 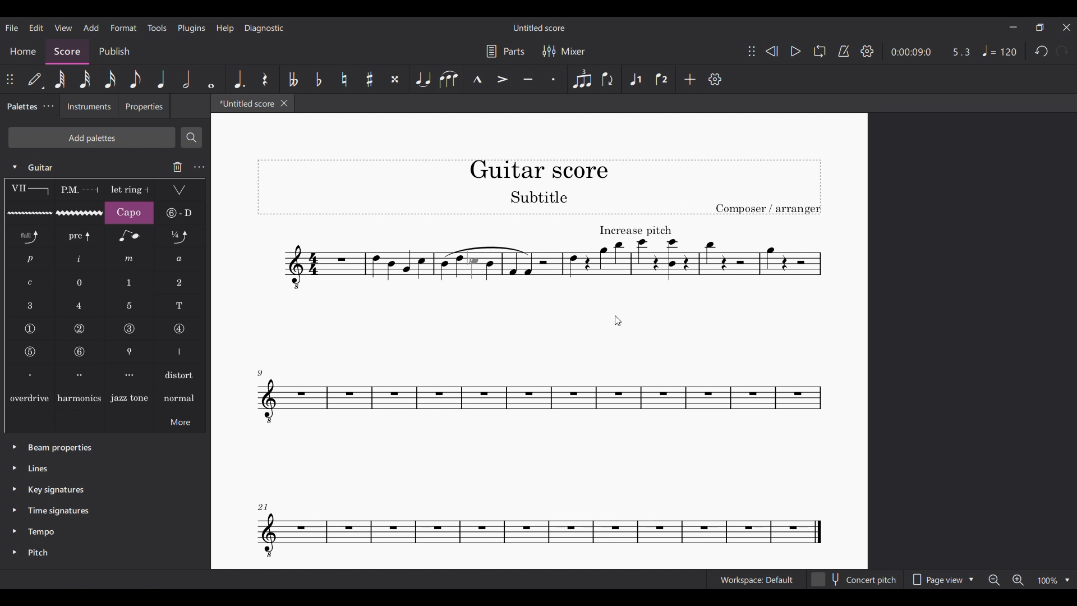 What do you see at coordinates (179, 397) in the screenshot?
I see `normal` at bounding box center [179, 397].